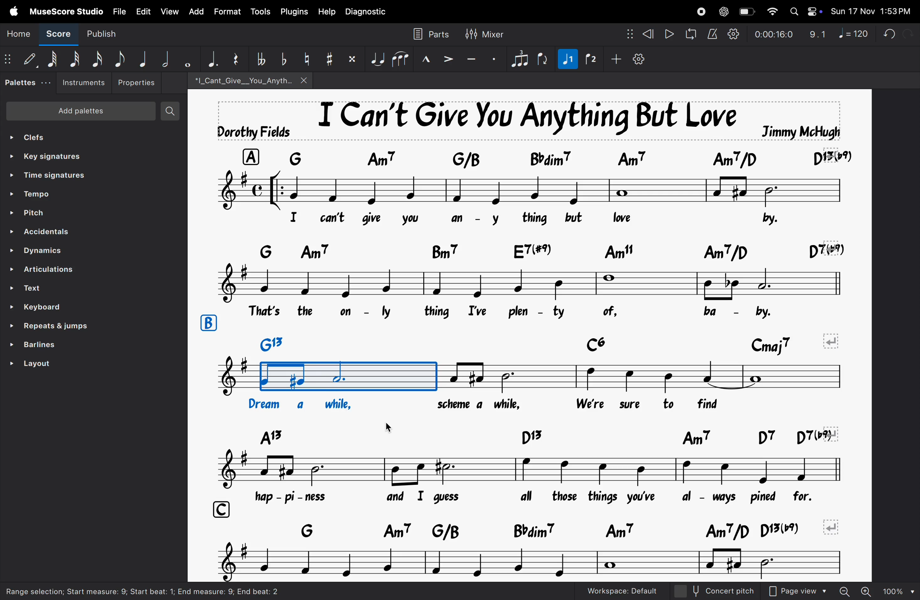 Image resolution: width=920 pixels, height=600 pixels. I want to click on keyboard, so click(44, 306).